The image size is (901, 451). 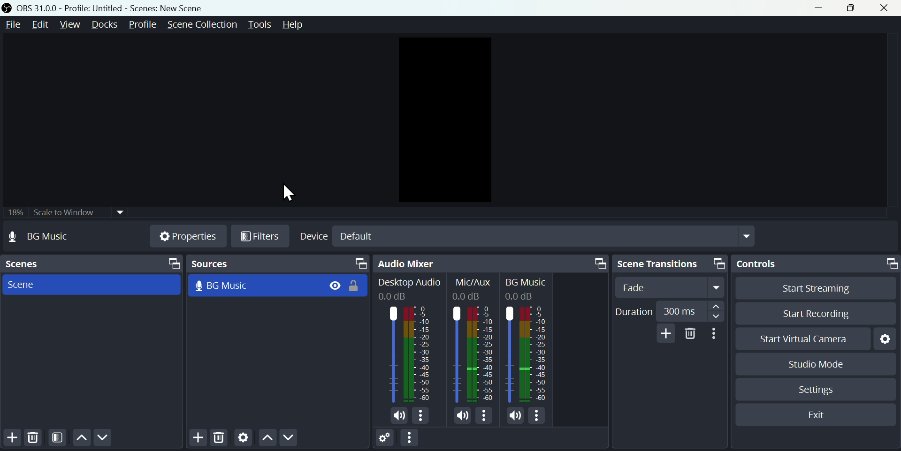 I want to click on minimise, so click(x=818, y=10).